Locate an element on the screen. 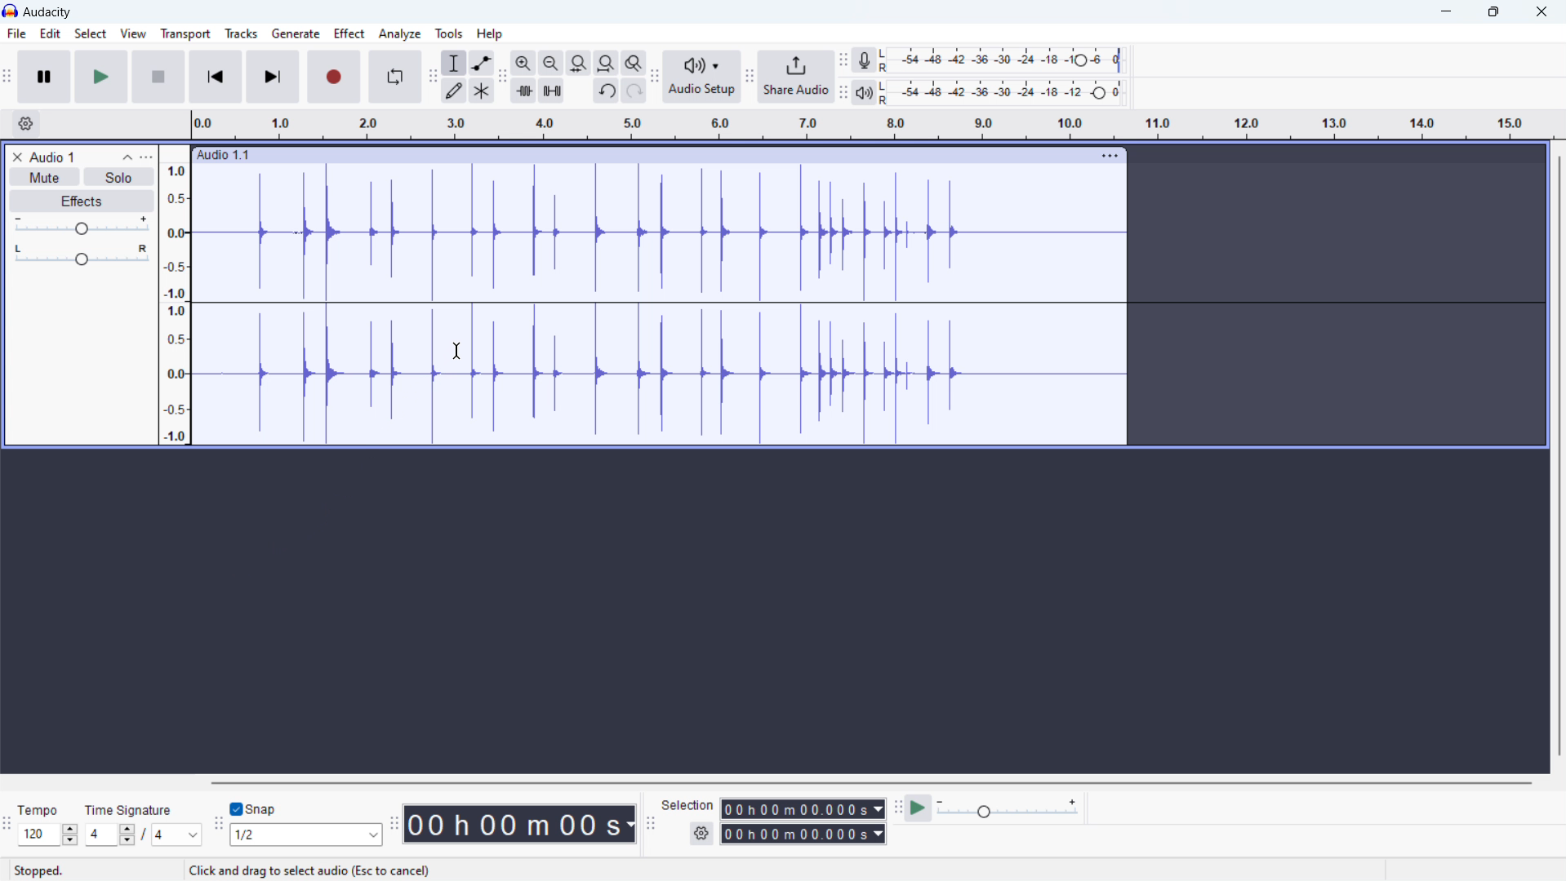 The image size is (1566, 881). share audio toolbar is located at coordinates (750, 76).